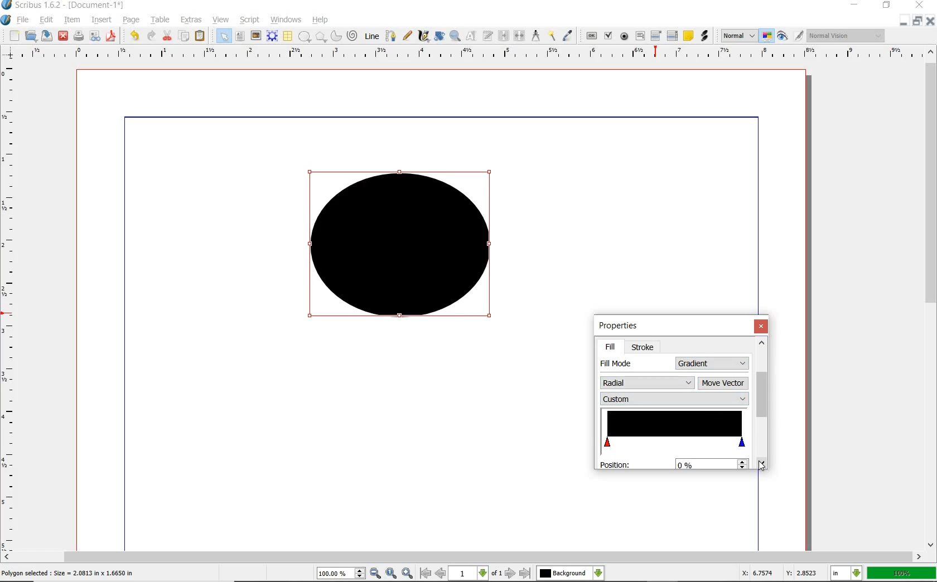  Describe the element at coordinates (6, 20) in the screenshot. I see `SYSTEM LOGO` at that location.